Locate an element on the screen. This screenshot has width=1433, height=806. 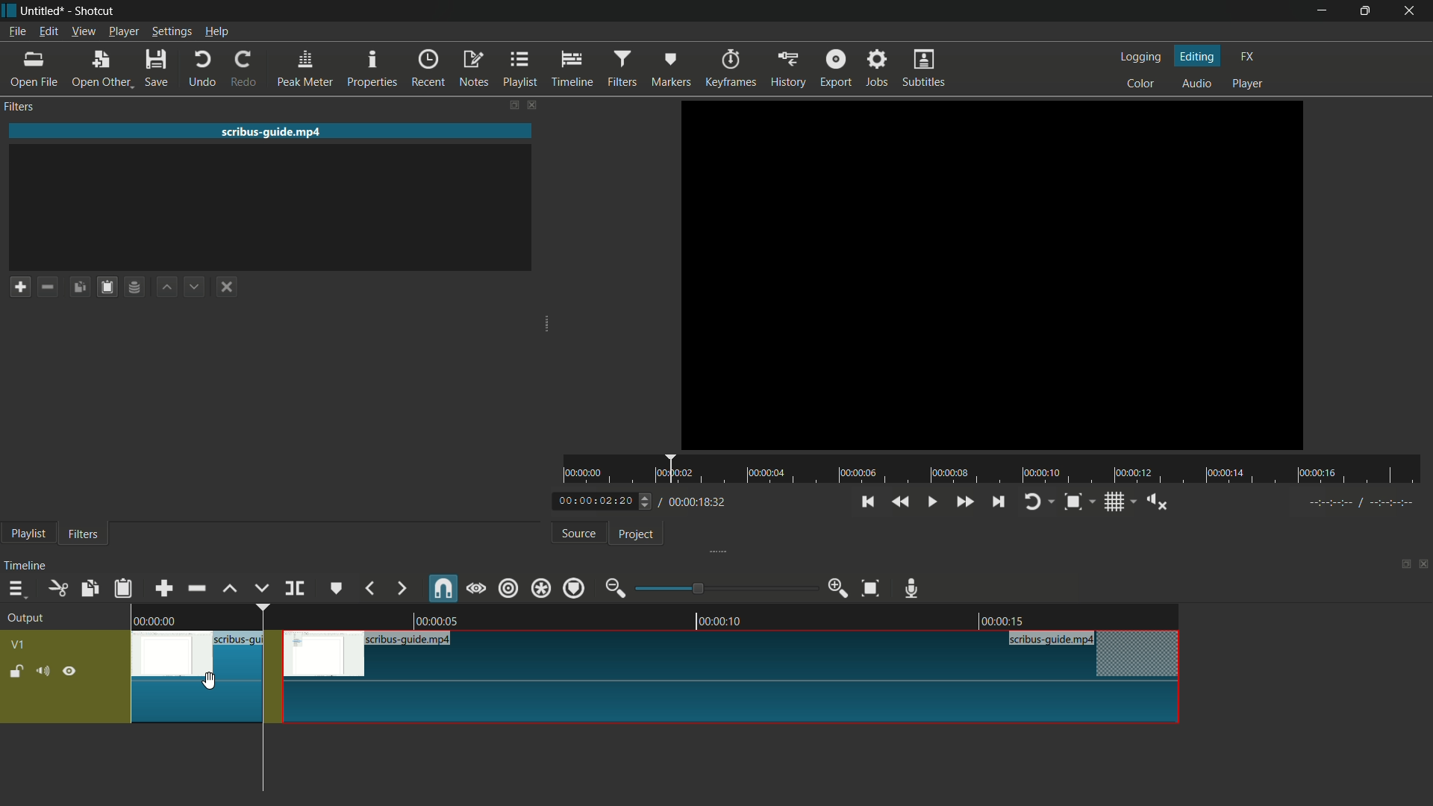
zoom in is located at coordinates (837, 589).